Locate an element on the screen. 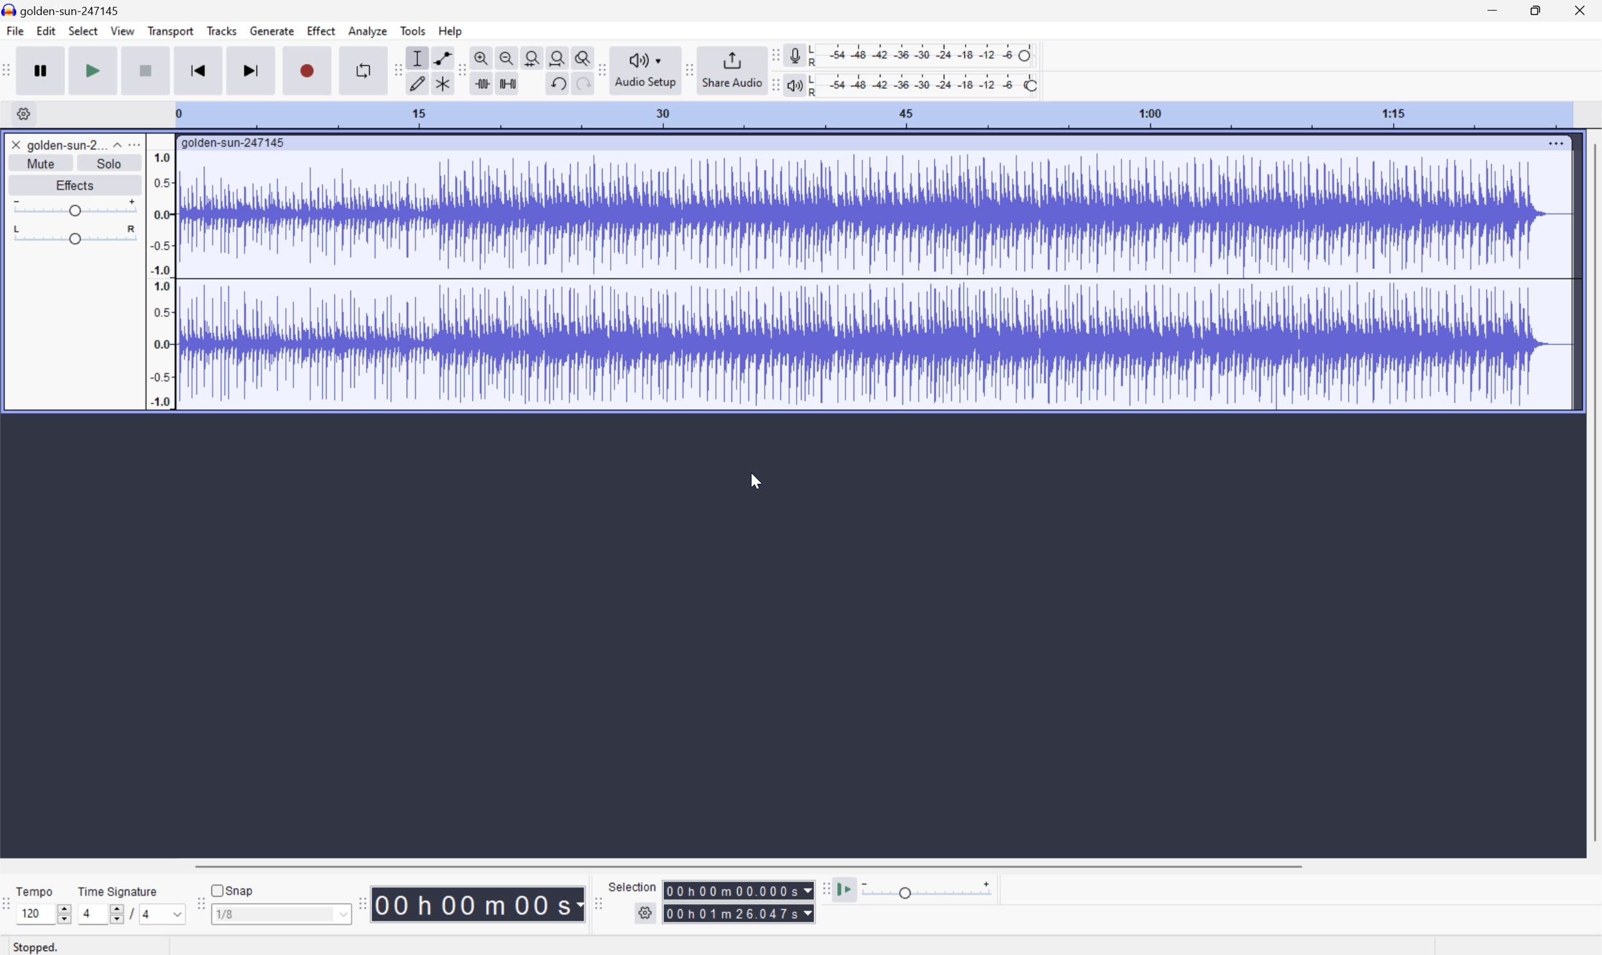 The image size is (1602, 955). Multi tool is located at coordinates (439, 84).